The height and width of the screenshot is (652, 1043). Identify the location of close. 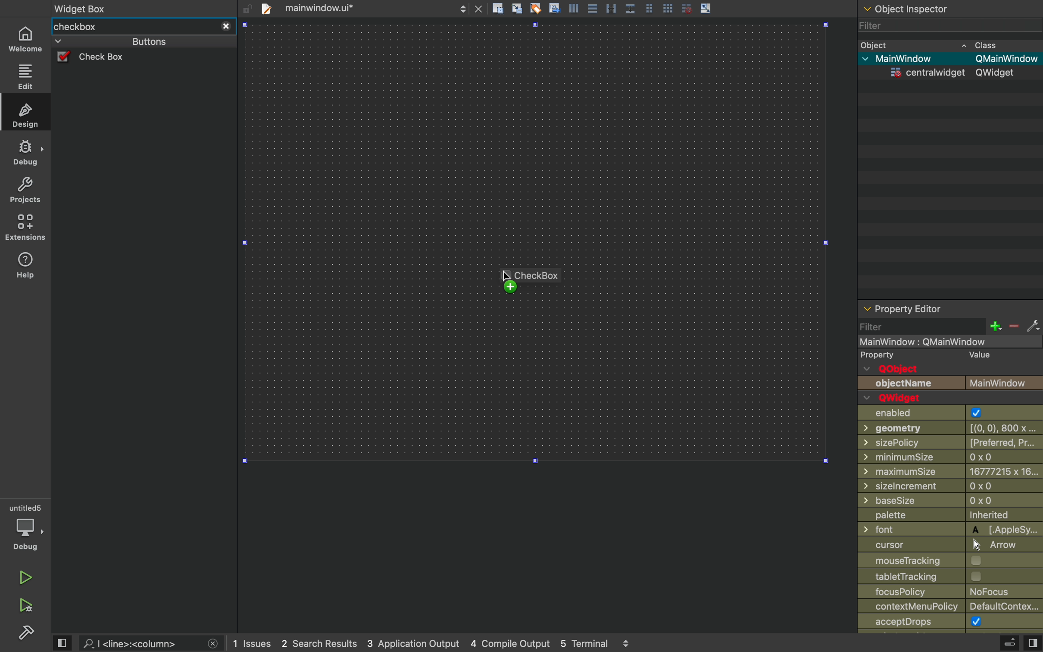
(213, 644).